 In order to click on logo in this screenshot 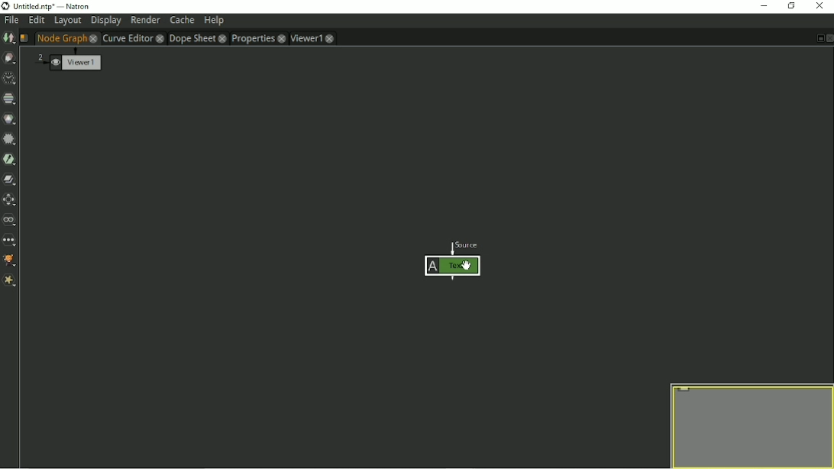, I will do `click(5, 7)`.